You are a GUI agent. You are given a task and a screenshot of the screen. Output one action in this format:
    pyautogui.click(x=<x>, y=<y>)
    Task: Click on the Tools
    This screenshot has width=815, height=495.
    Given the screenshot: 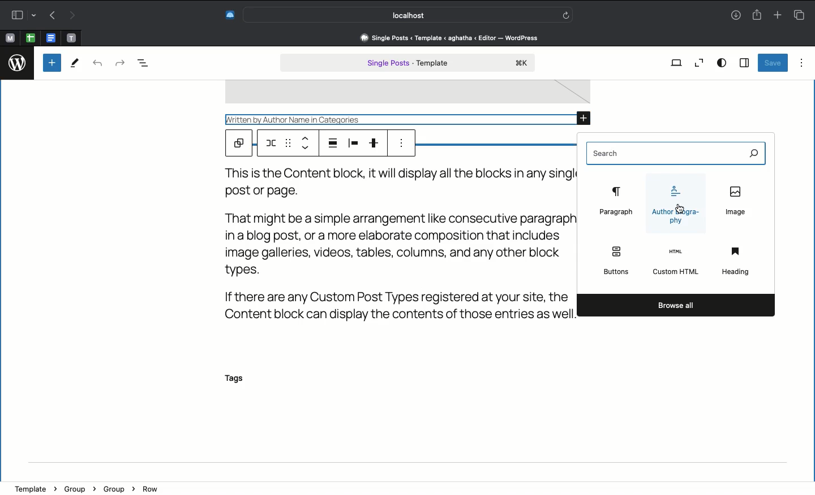 What is the action you would take?
    pyautogui.click(x=75, y=64)
    